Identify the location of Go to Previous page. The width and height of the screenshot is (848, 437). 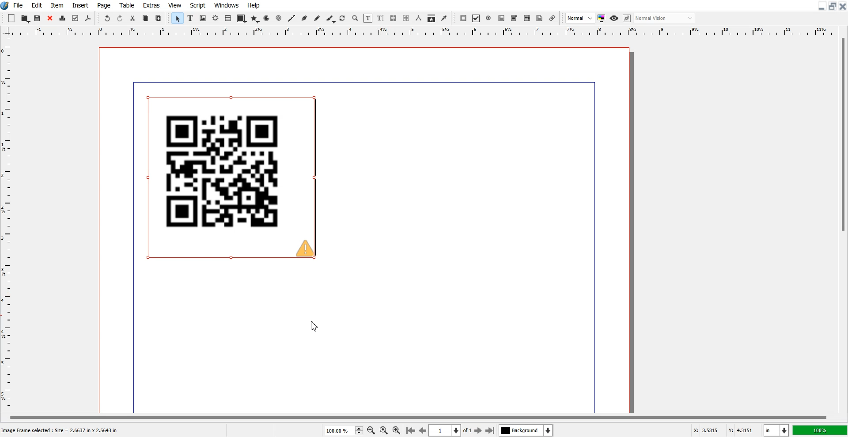
(422, 430).